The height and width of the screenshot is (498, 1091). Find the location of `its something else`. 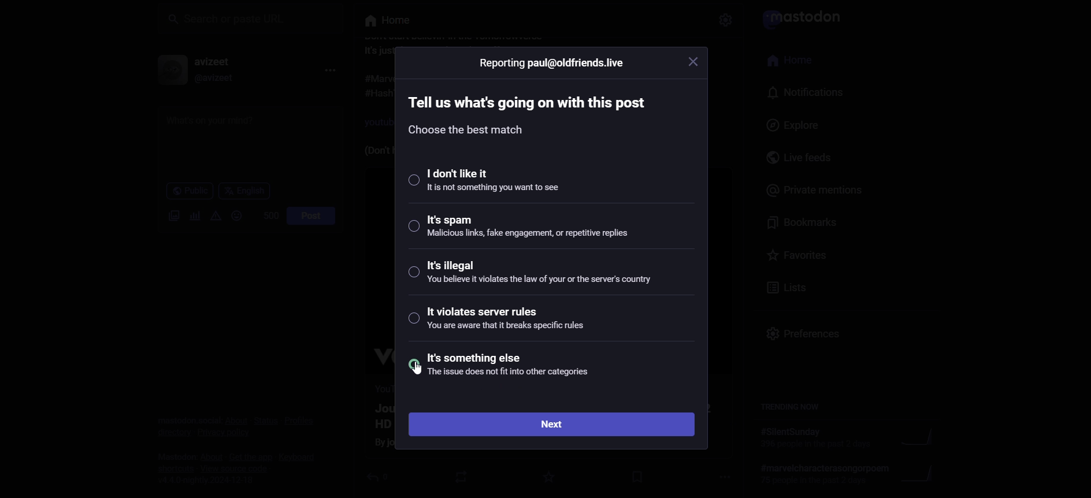

its something else is located at coordinates (522, 370).